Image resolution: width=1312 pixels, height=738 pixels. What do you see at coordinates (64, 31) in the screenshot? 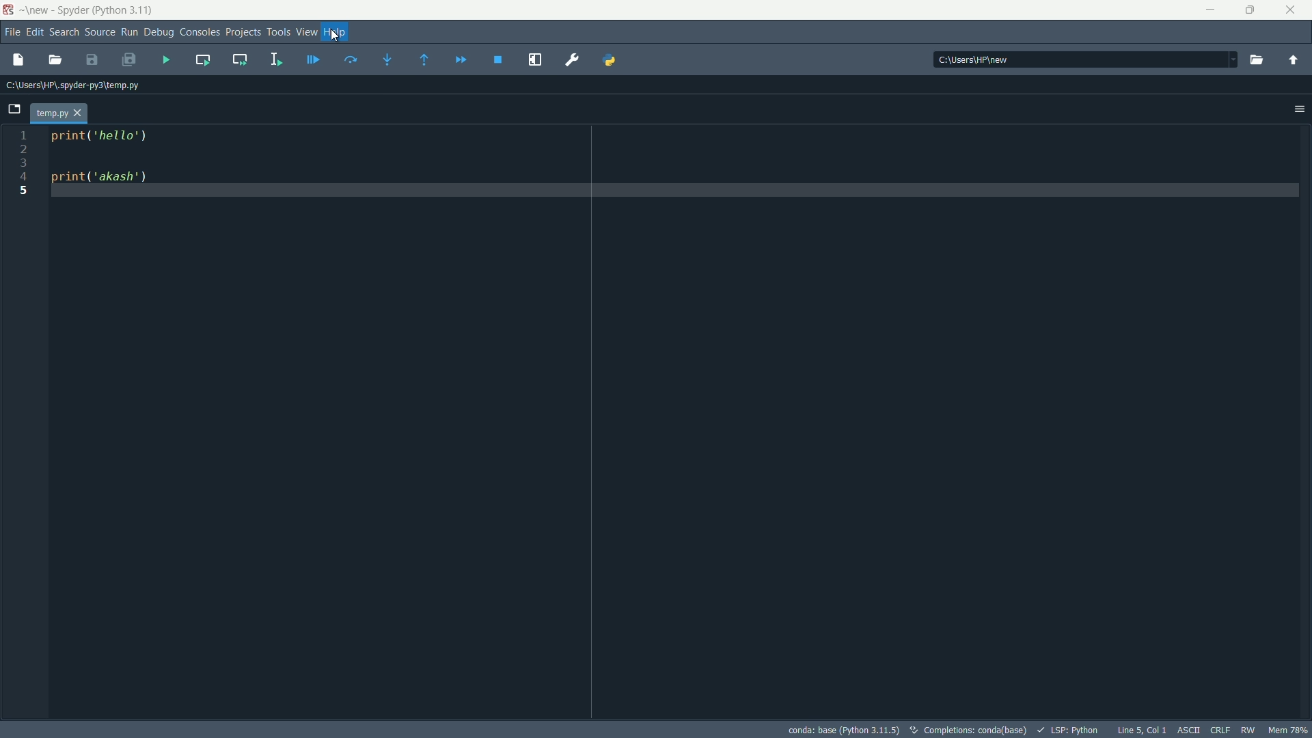
I see `seach menu` at bounding box center [64, 31].